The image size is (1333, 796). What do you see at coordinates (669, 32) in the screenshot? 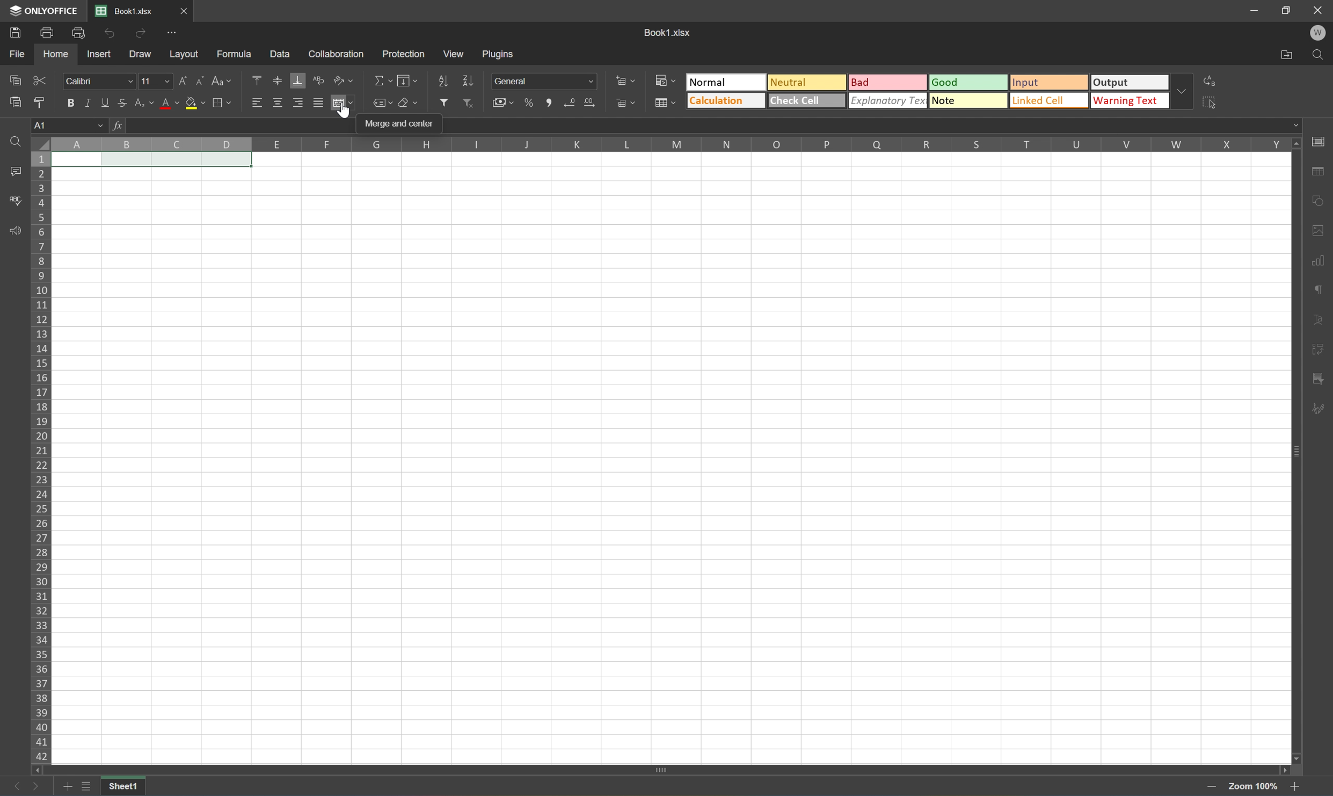
I see `Book1.xlsx` at bounding box center [669, 32].